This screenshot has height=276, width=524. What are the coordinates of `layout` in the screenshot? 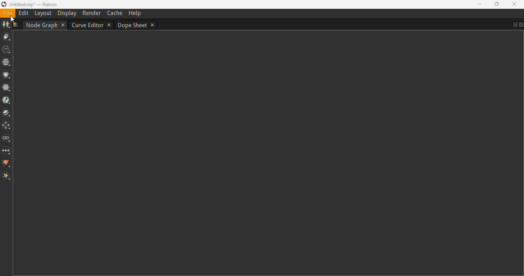 It's located at (43, 13).